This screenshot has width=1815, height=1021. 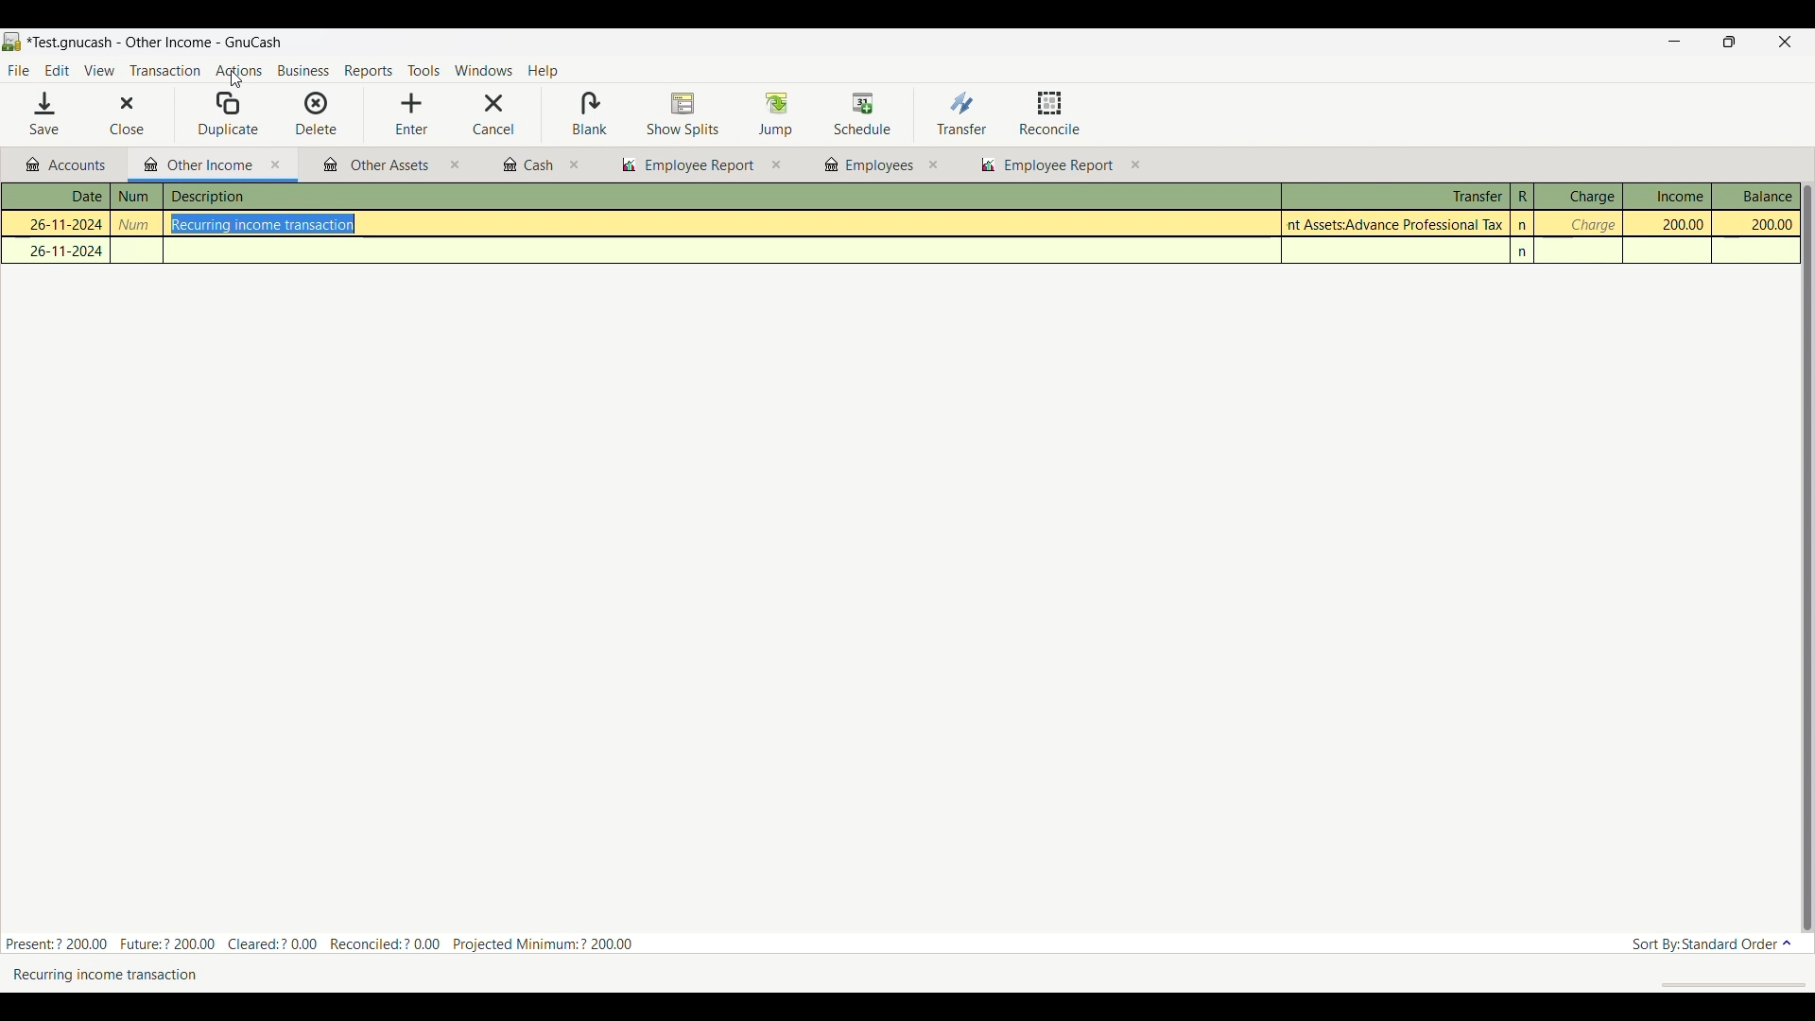 I want to click on Cursor clicking on Actions menu, so click(x=235, y=79).